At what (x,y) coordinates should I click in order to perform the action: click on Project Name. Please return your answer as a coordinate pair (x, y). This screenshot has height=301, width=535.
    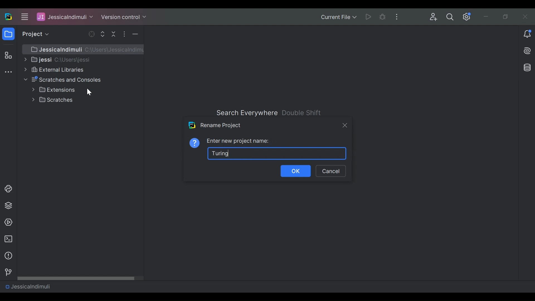
    Looking at the image, I should click on (65, 16).